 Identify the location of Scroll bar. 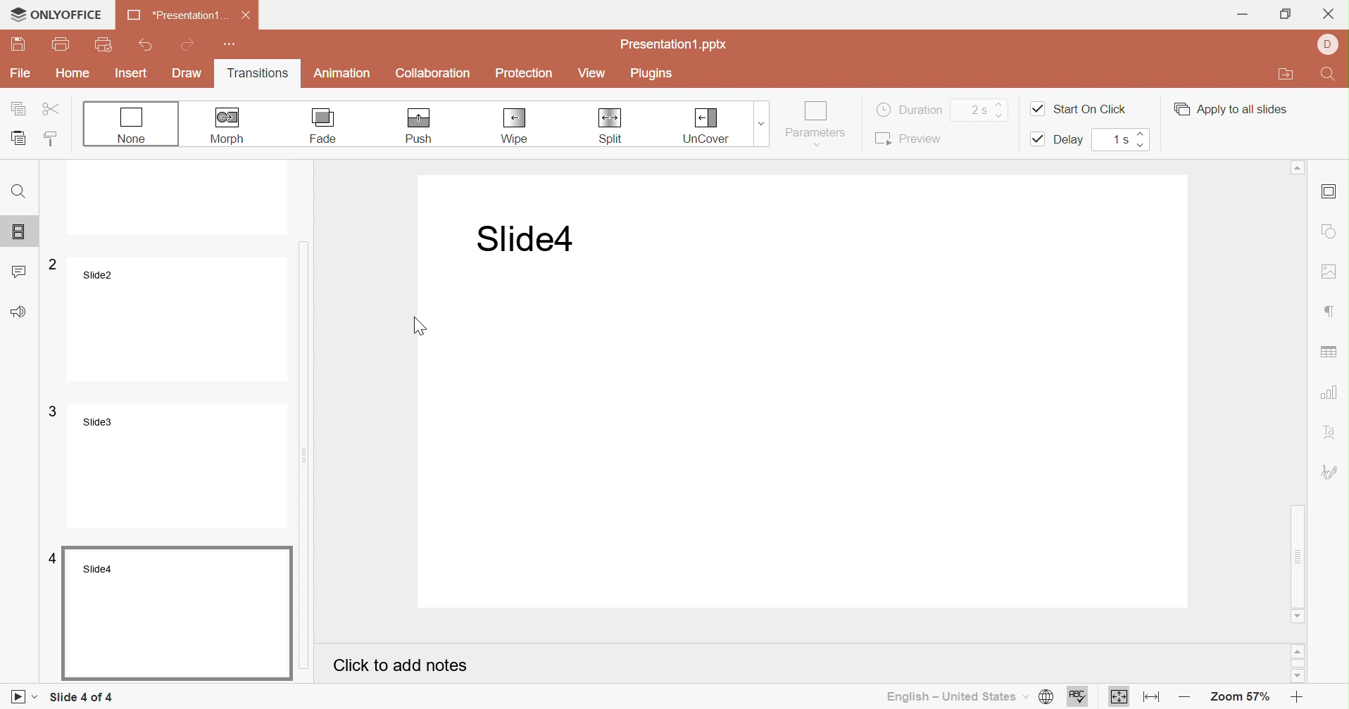
(1299, 663).